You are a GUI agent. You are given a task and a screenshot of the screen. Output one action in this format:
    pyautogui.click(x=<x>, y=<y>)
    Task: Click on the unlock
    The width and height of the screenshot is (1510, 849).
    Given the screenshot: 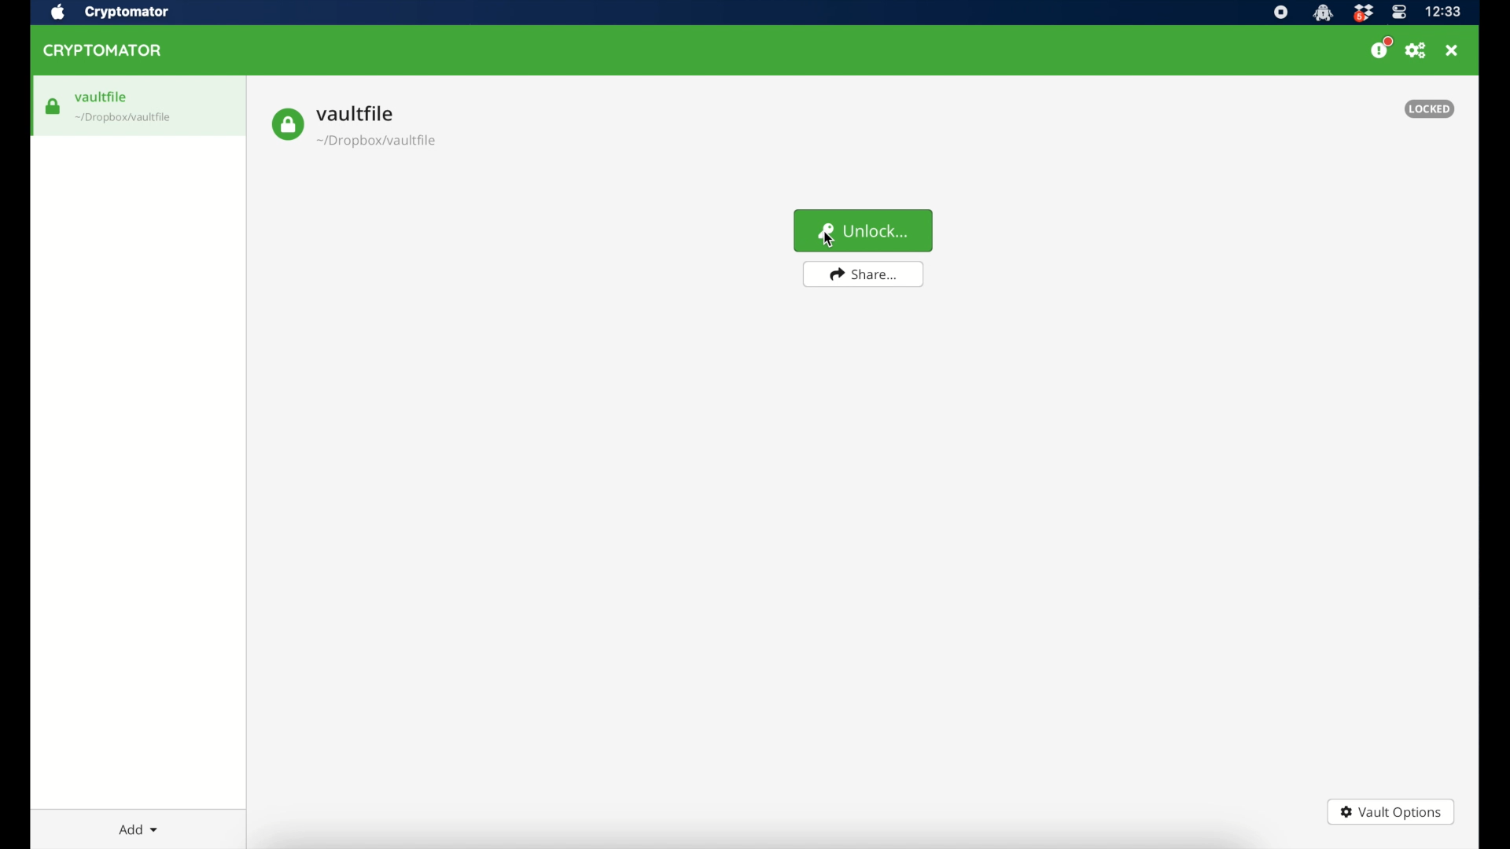 What is the action you would take?
    pyautogui.click(x=864, y=230)
    